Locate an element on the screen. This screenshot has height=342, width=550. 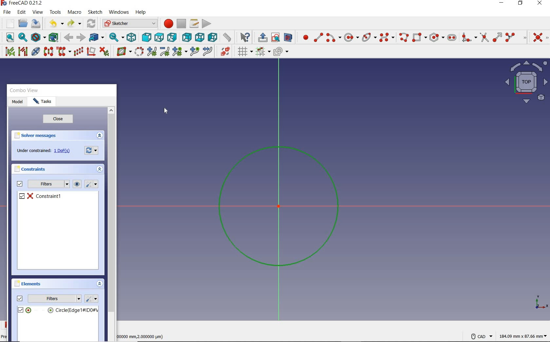
maps is located at coordinates (523, 82).